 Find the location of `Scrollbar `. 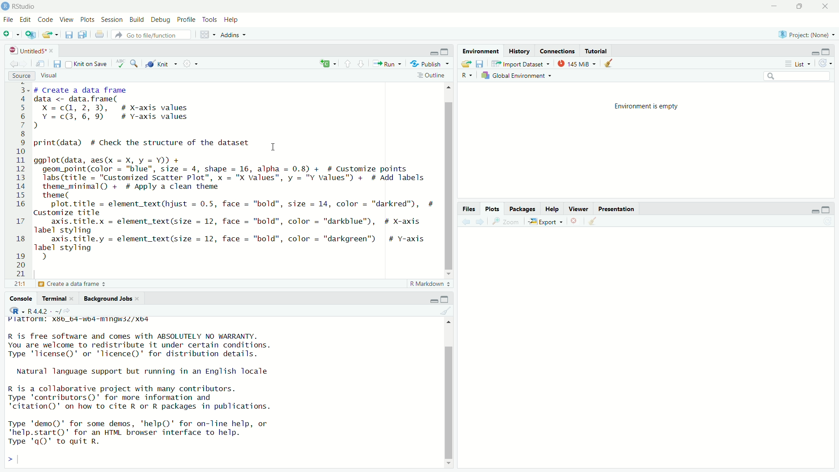

Scrollbar  is located at coordinates (448, 180).